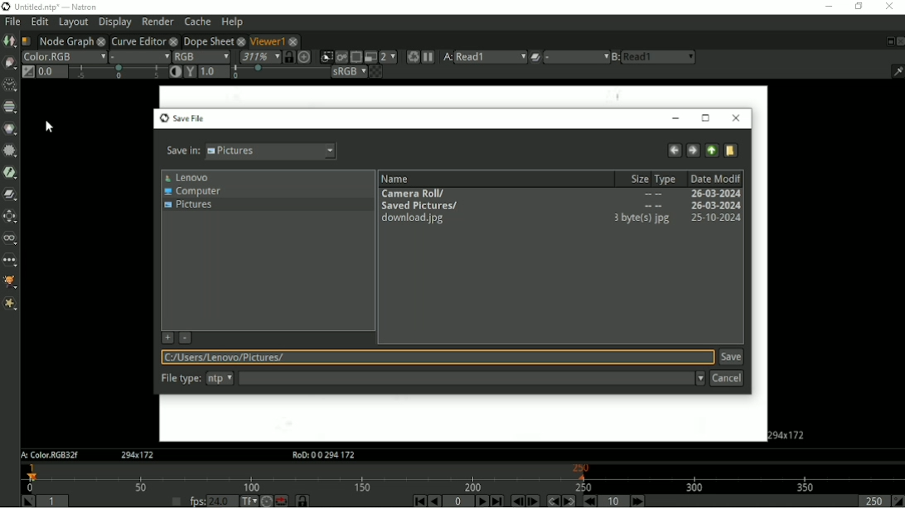  Describe the element at coordinates (666, 177) in the screenshot. I see `Type` at that location.